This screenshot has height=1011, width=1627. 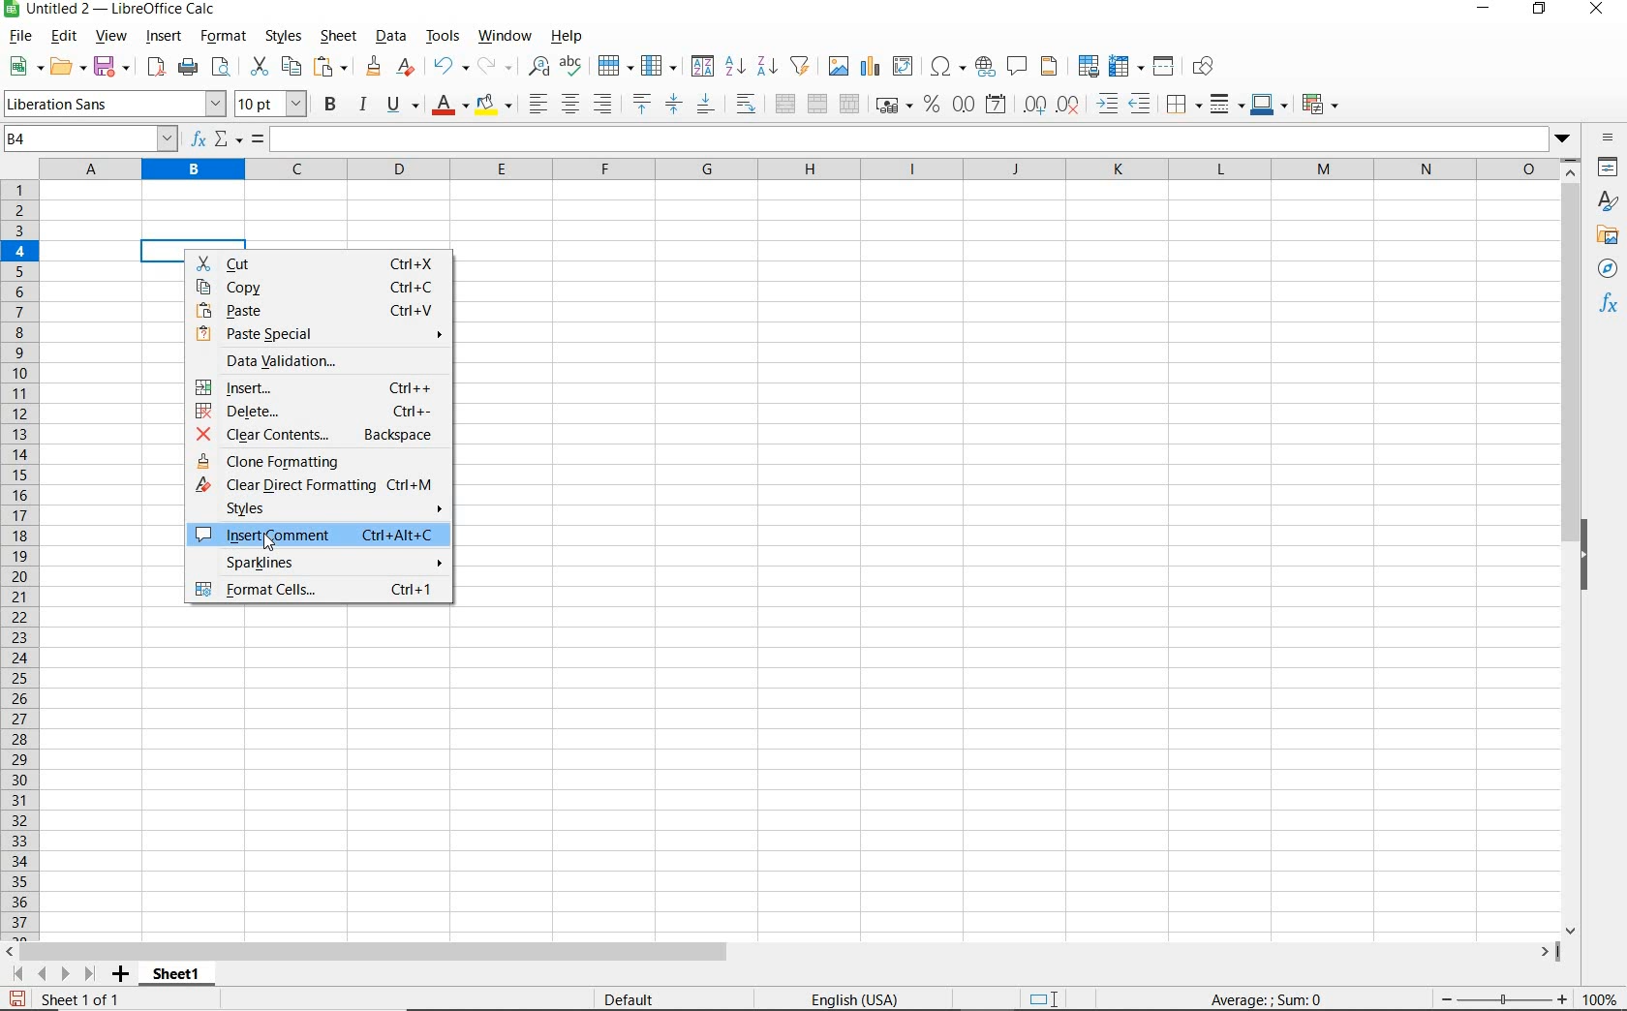 What do you see at coordinates (493, 67) in the screenshot?
I see `redo` at bounding box center [493, 67].